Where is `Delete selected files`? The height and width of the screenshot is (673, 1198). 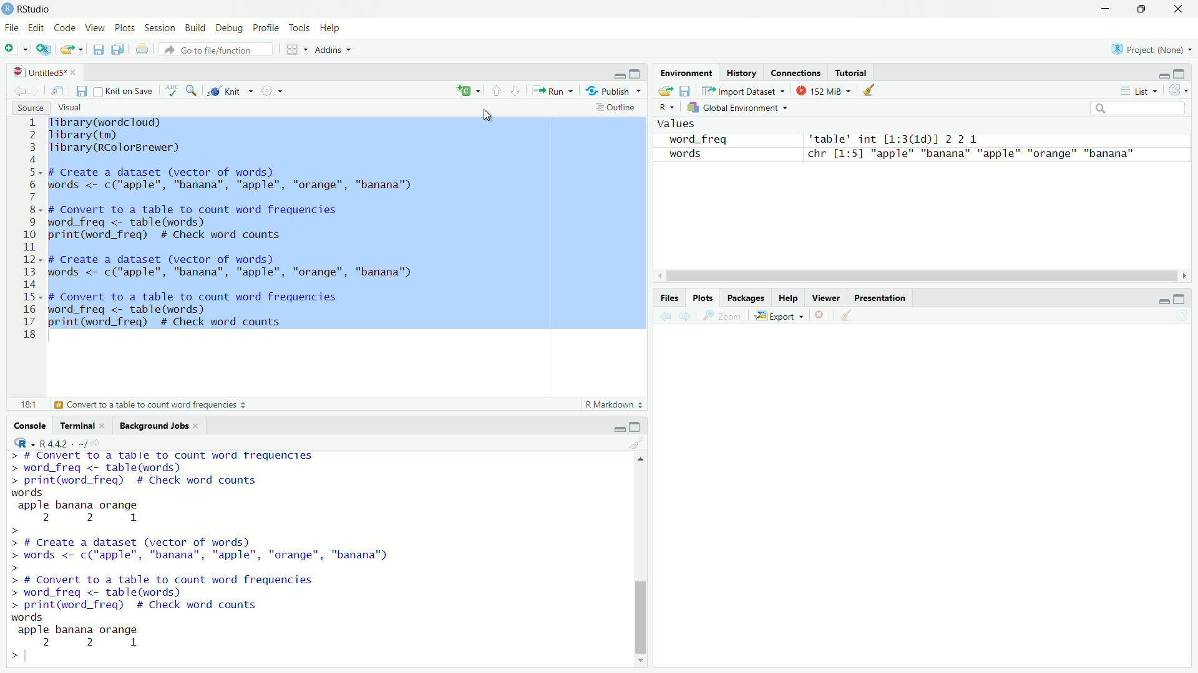
Delete selected files is located at coordinates (821, 315).